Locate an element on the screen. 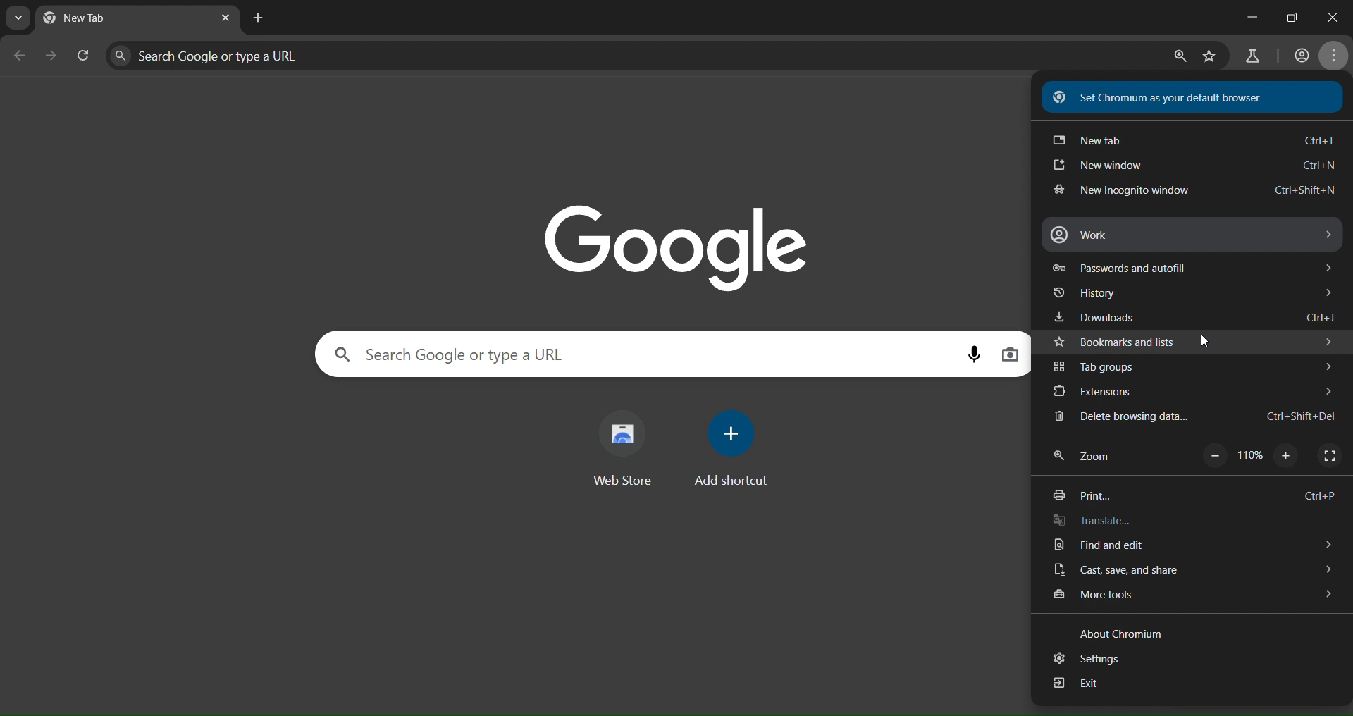 The width and height of the screenshot is (1353, 716). search labs is located at coordinates (1247, 57).